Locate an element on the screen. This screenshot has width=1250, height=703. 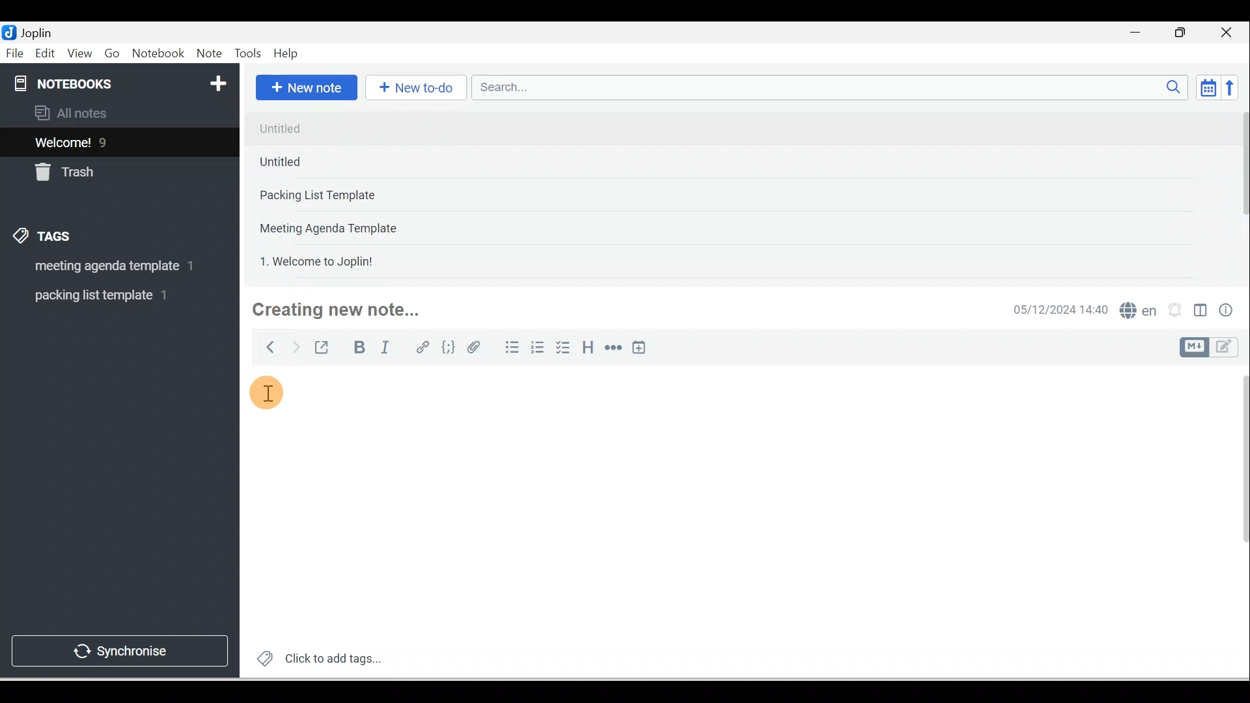
Hyperlink is located at coordinates (421, 348).